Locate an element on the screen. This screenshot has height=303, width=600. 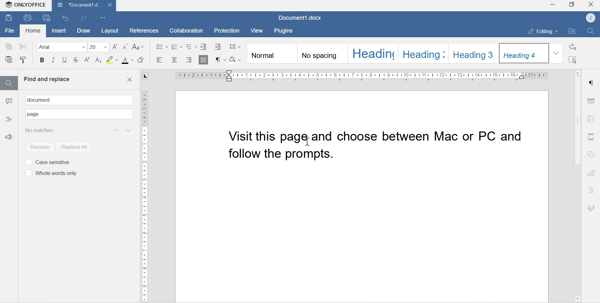
Shapes is located at coordinates (592, 155).